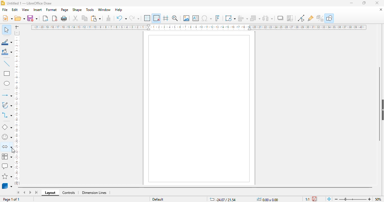  What do you see at coordinates (7, 63) in the screenshot?
I see `insert line` at bounding box center [7, 63].